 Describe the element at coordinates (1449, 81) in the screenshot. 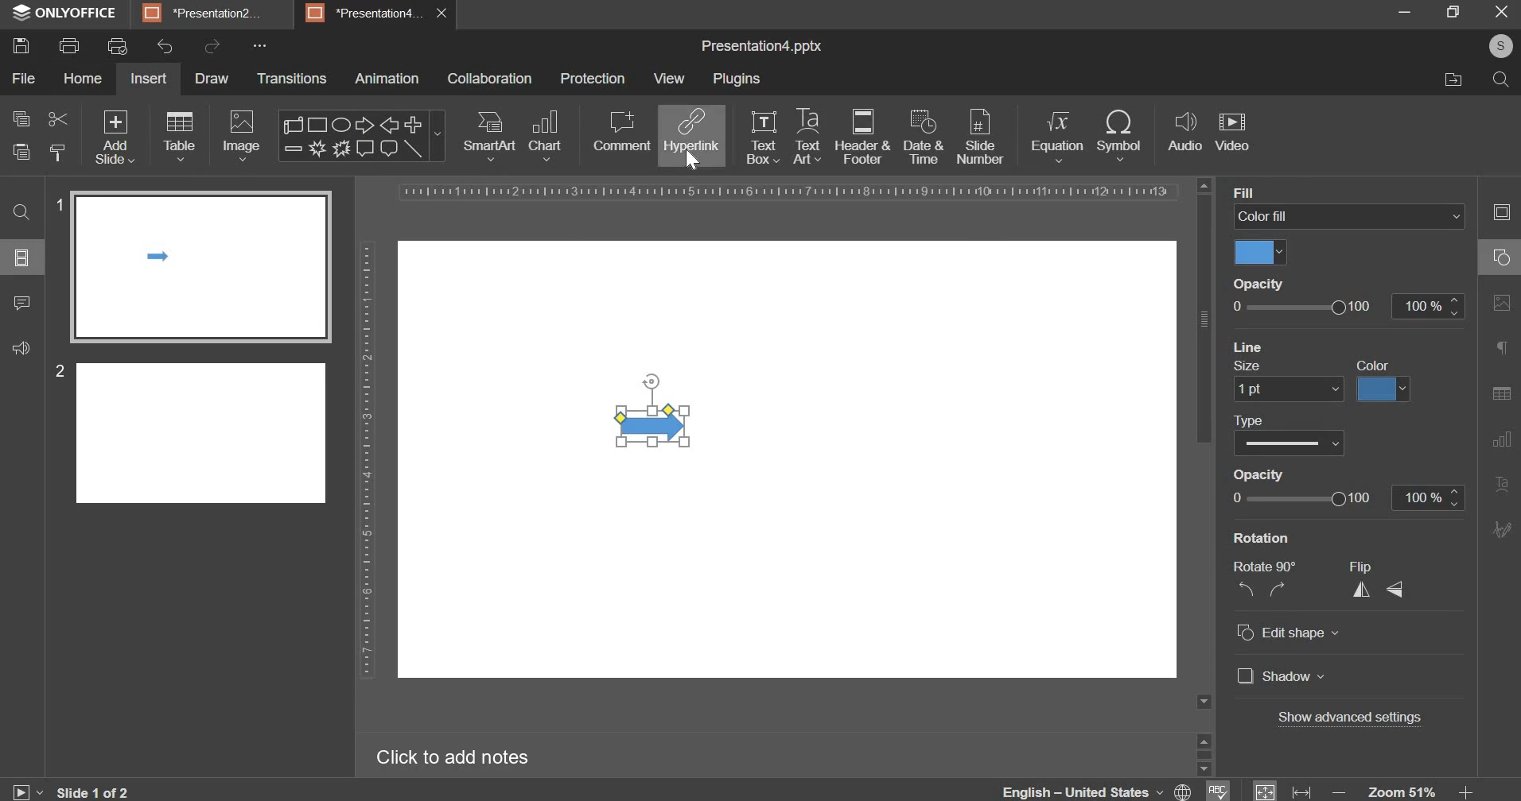

I see `move` at that location.